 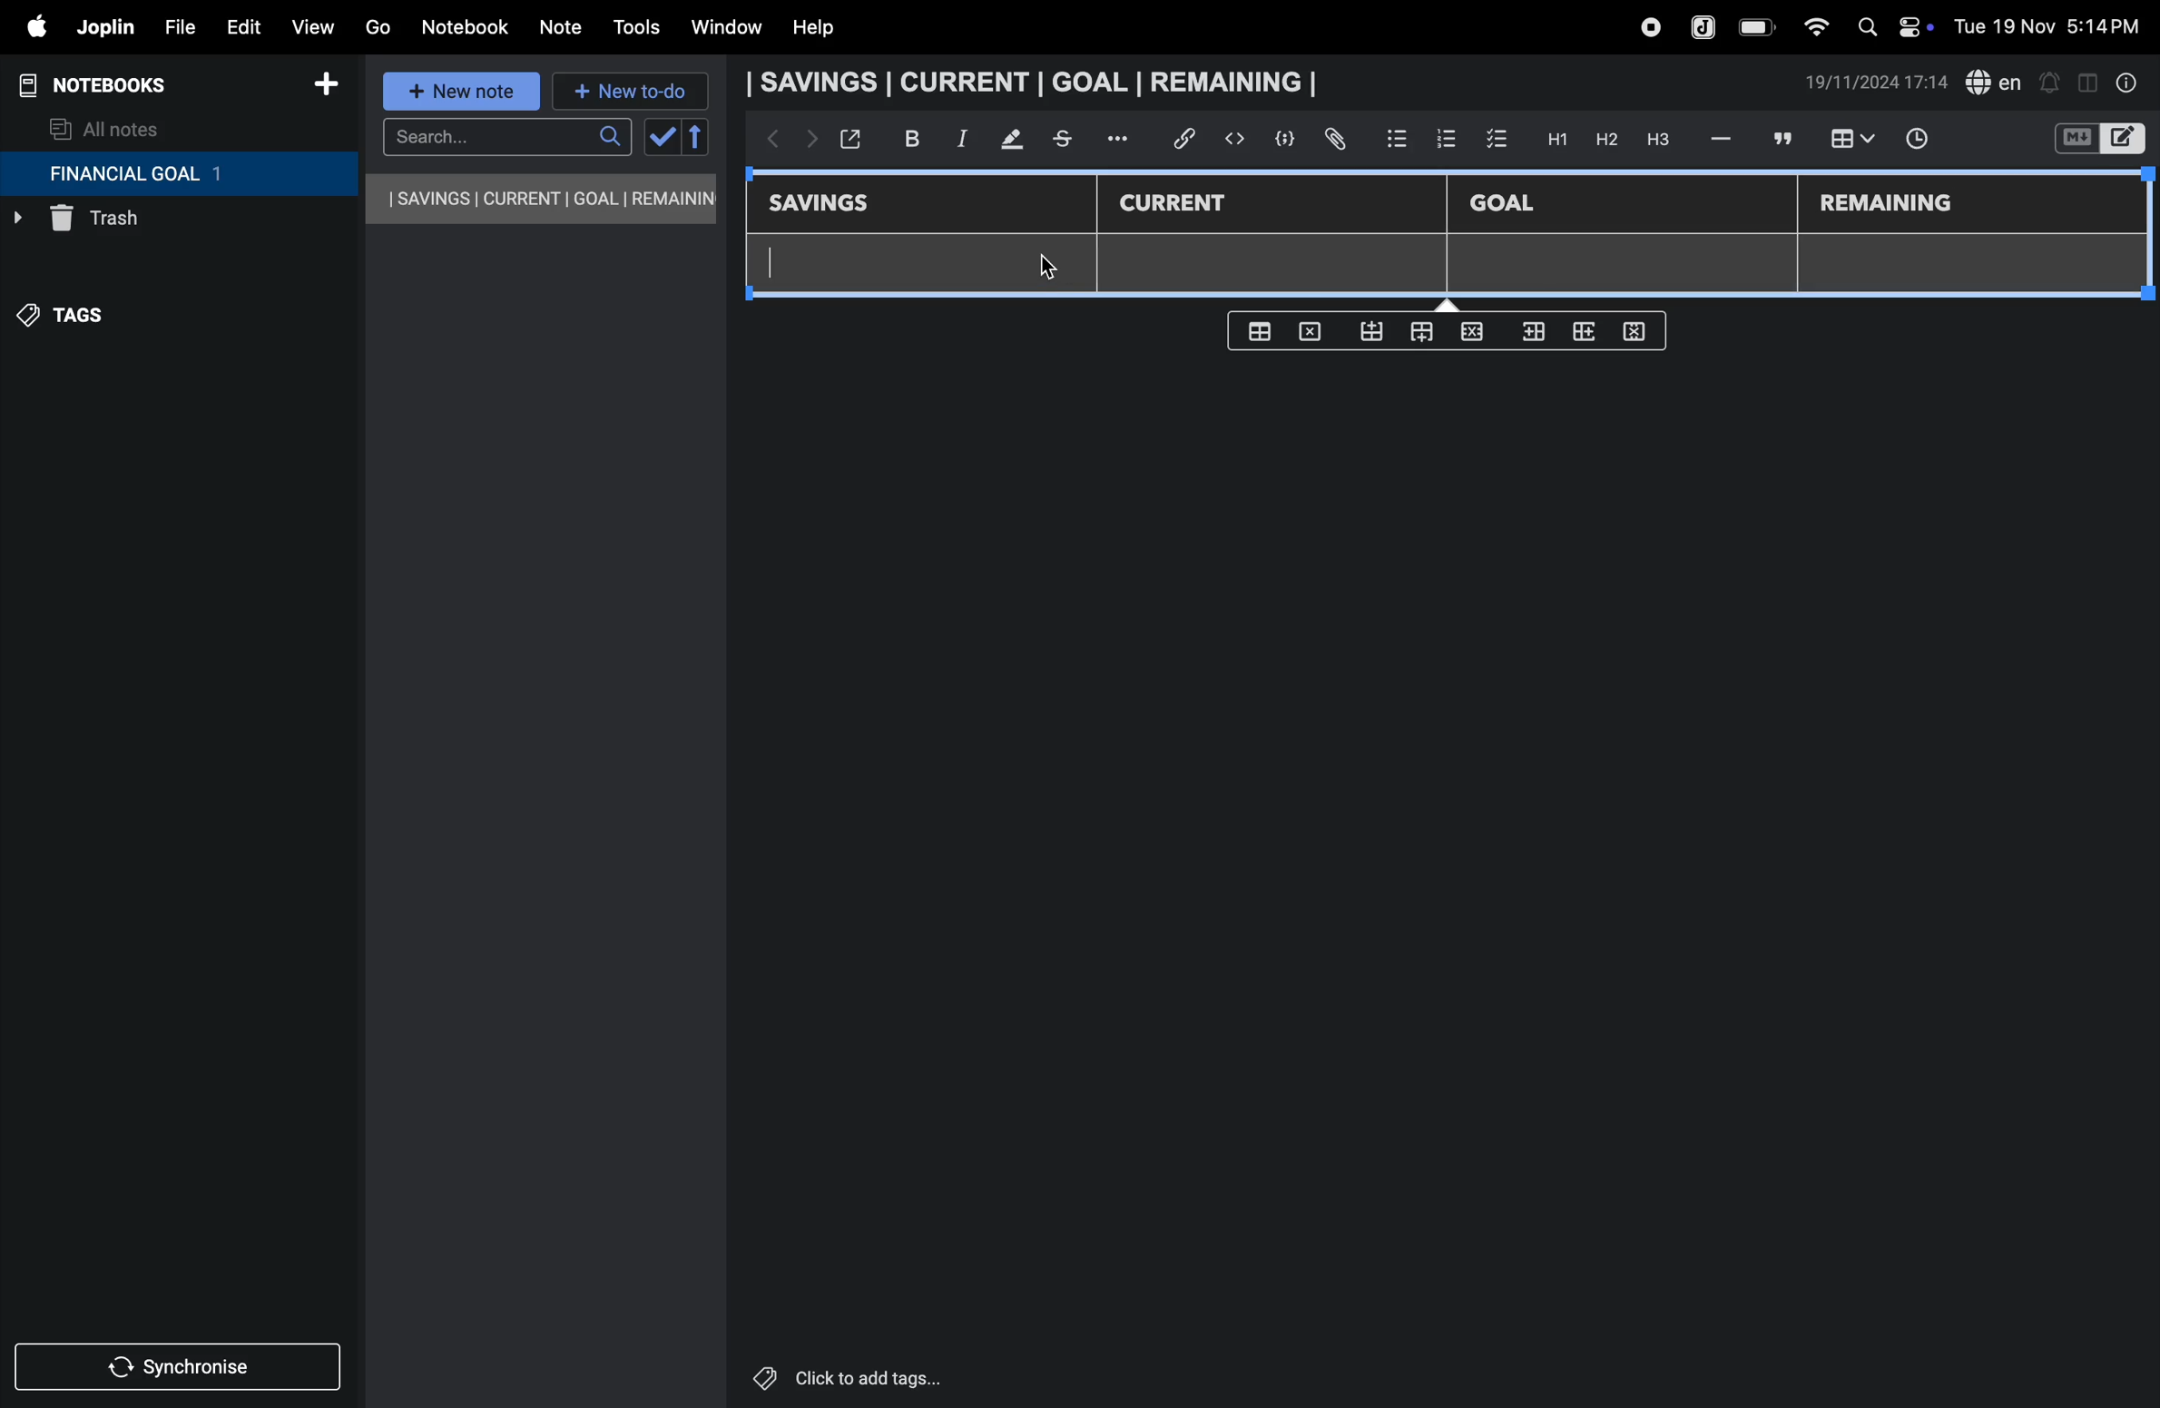 I want to click on delete, so click(x=1315, y=330).